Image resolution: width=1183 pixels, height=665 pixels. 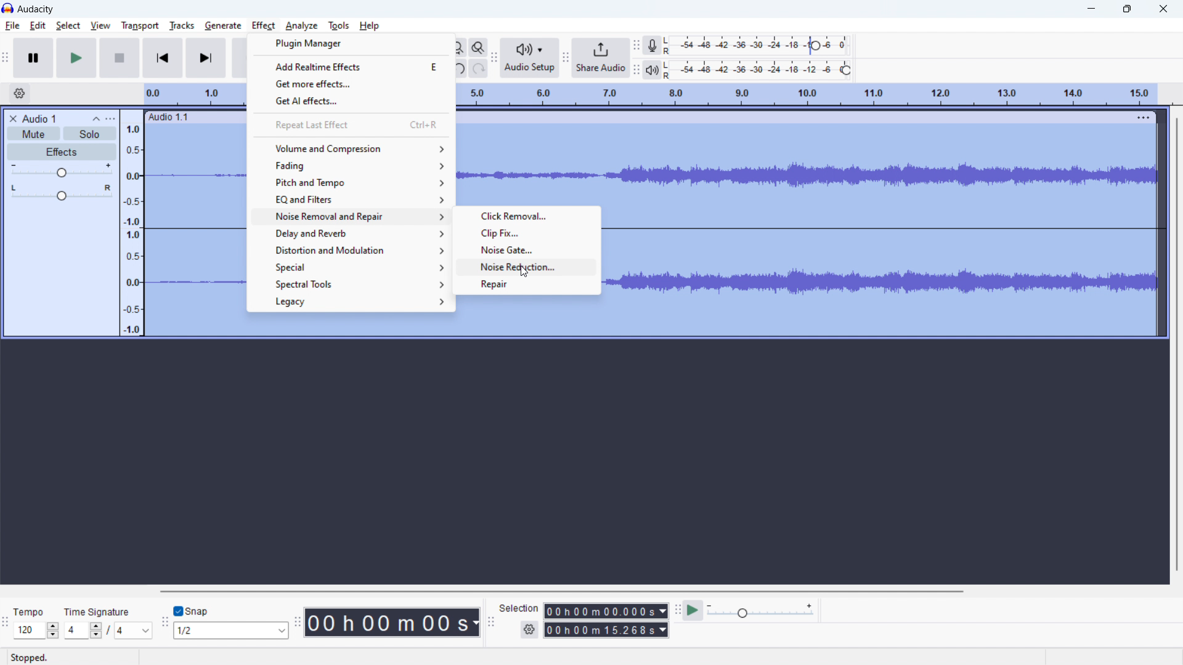 I want to click on stop, so click(x=120, y=58).